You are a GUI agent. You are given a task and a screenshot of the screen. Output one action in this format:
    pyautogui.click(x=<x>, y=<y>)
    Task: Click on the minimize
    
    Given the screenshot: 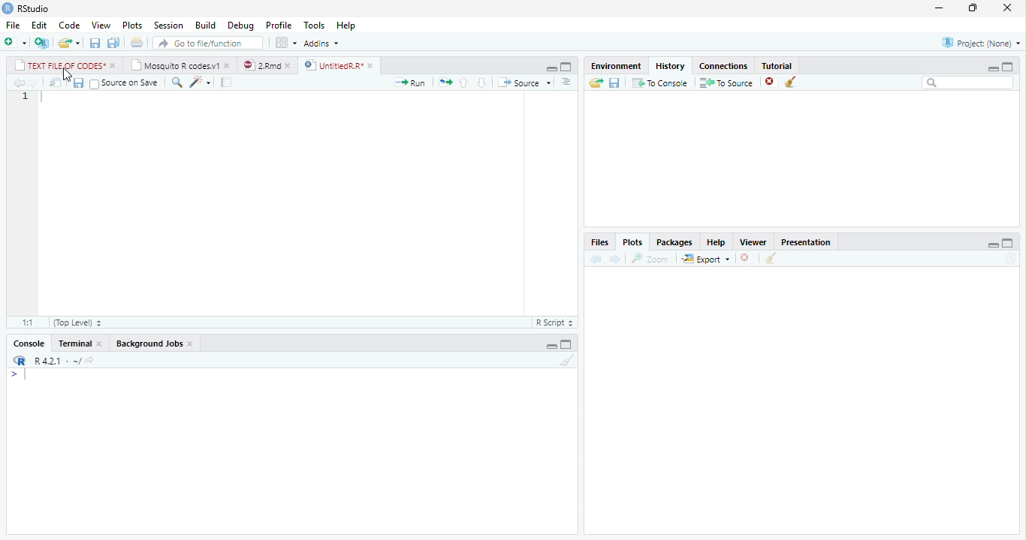 What is the action you would take?
    pyautogui.click(x=994, y=245)
    